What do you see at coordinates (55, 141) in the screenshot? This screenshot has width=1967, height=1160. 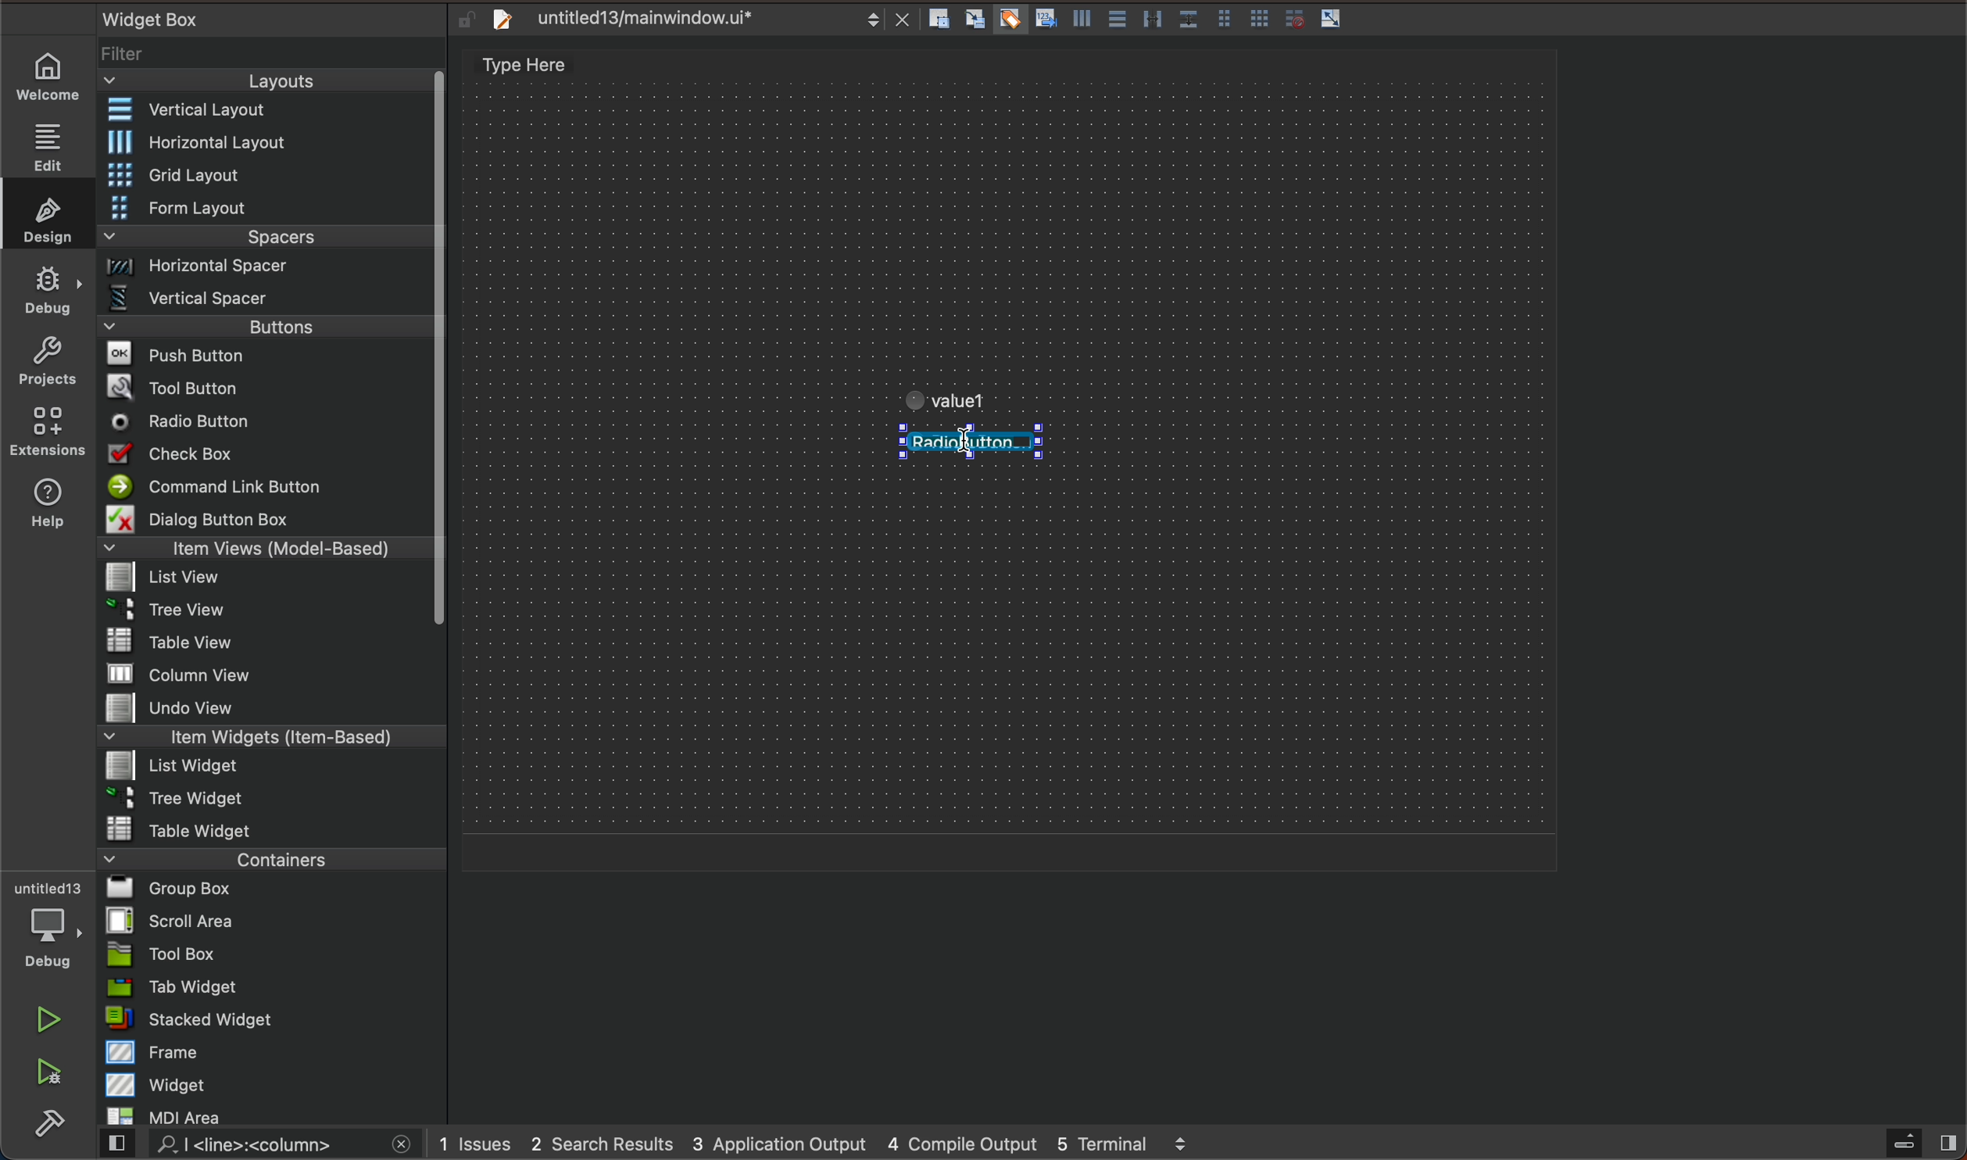 I see `edit` at bounding box center [55, 141].